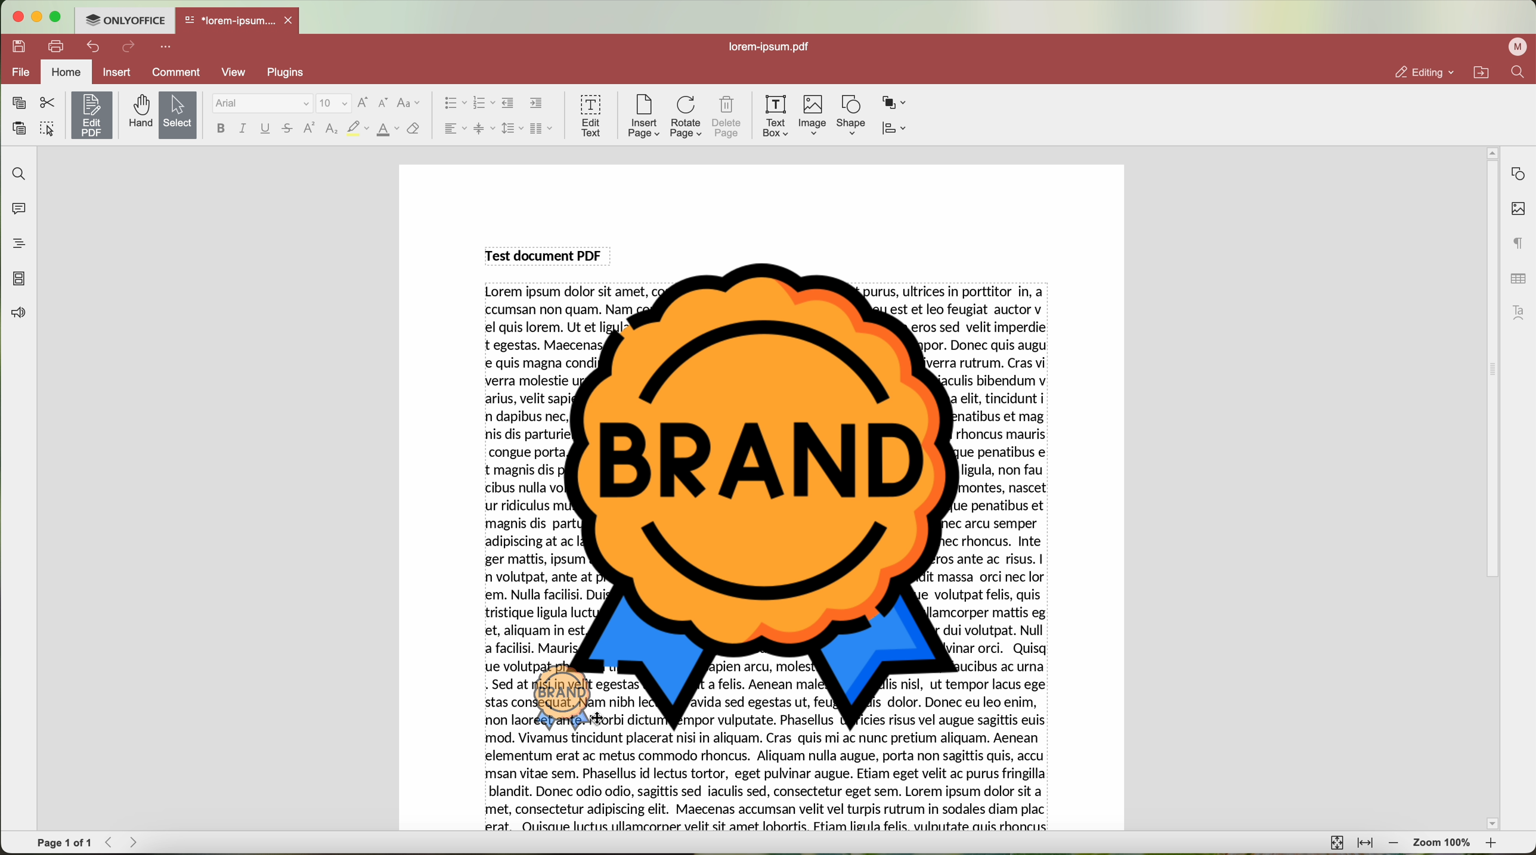 Image resolution: width=1536 pixels, height=855 pixels. What do you see at coordinates (168, 45) in the screenshot?
I see `more options` at bounding box center [168, 45].